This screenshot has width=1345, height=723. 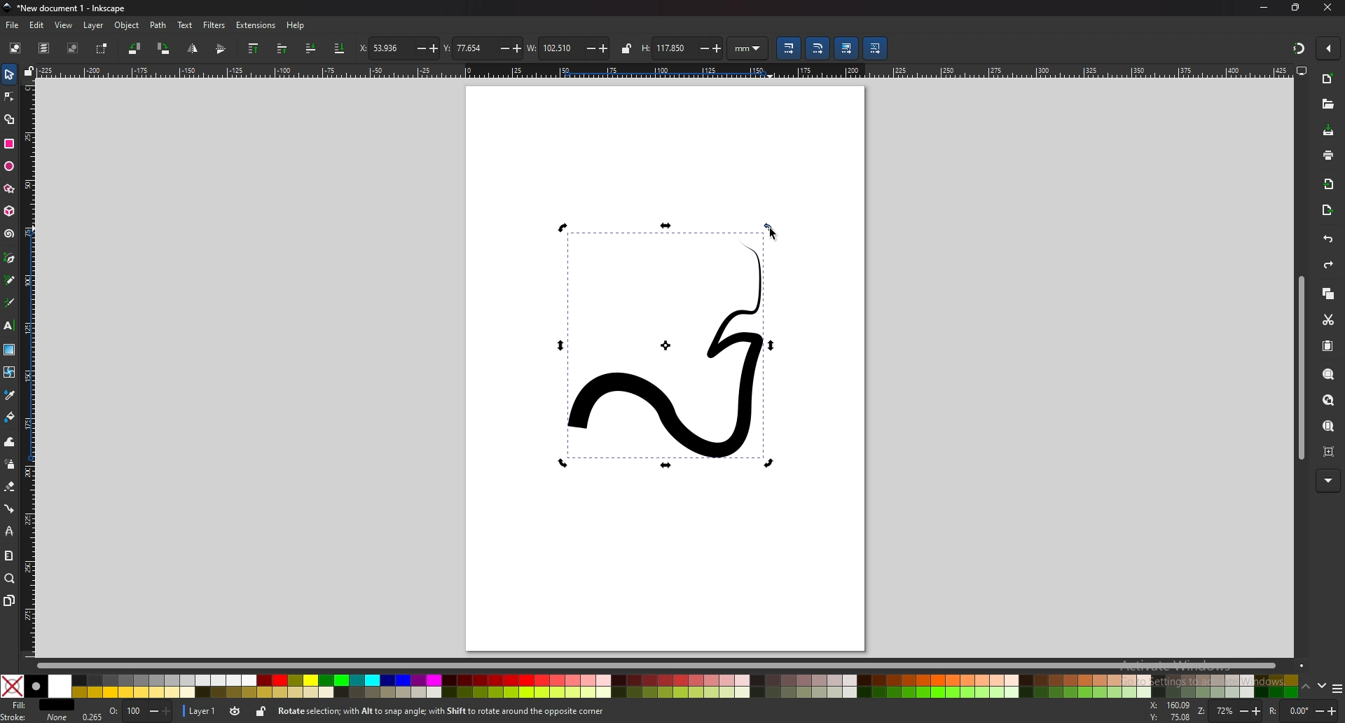 What do you see at coordinates (1329, 80) in the screenshot?
I see `new` at bounding box center [1329, 80].